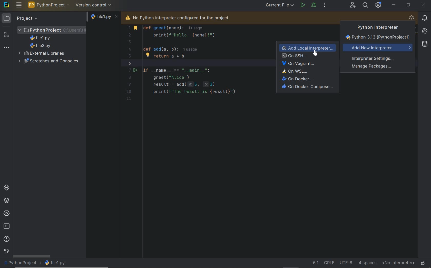 The height and width of the screenshot is (268, 431). What do you see at coordinates (423, 263) in the screenshot?
I see `make file ready only` at bounding box center [423, 263].